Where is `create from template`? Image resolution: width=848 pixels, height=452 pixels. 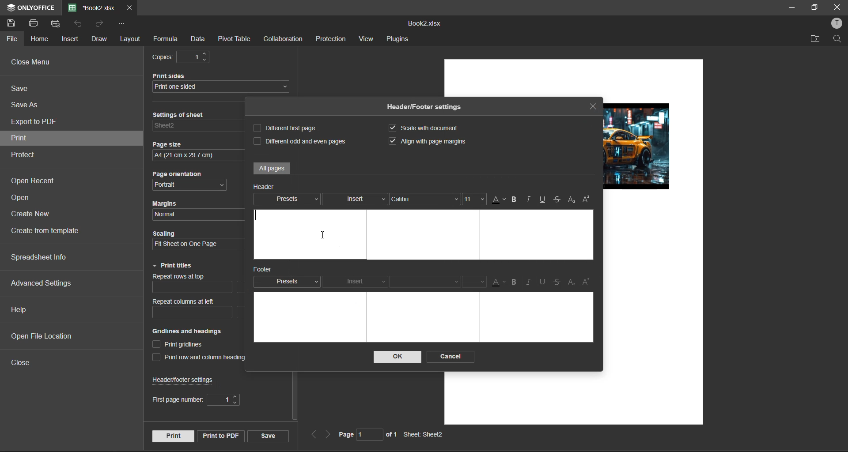
create from template is located at coordinates (50, 231).